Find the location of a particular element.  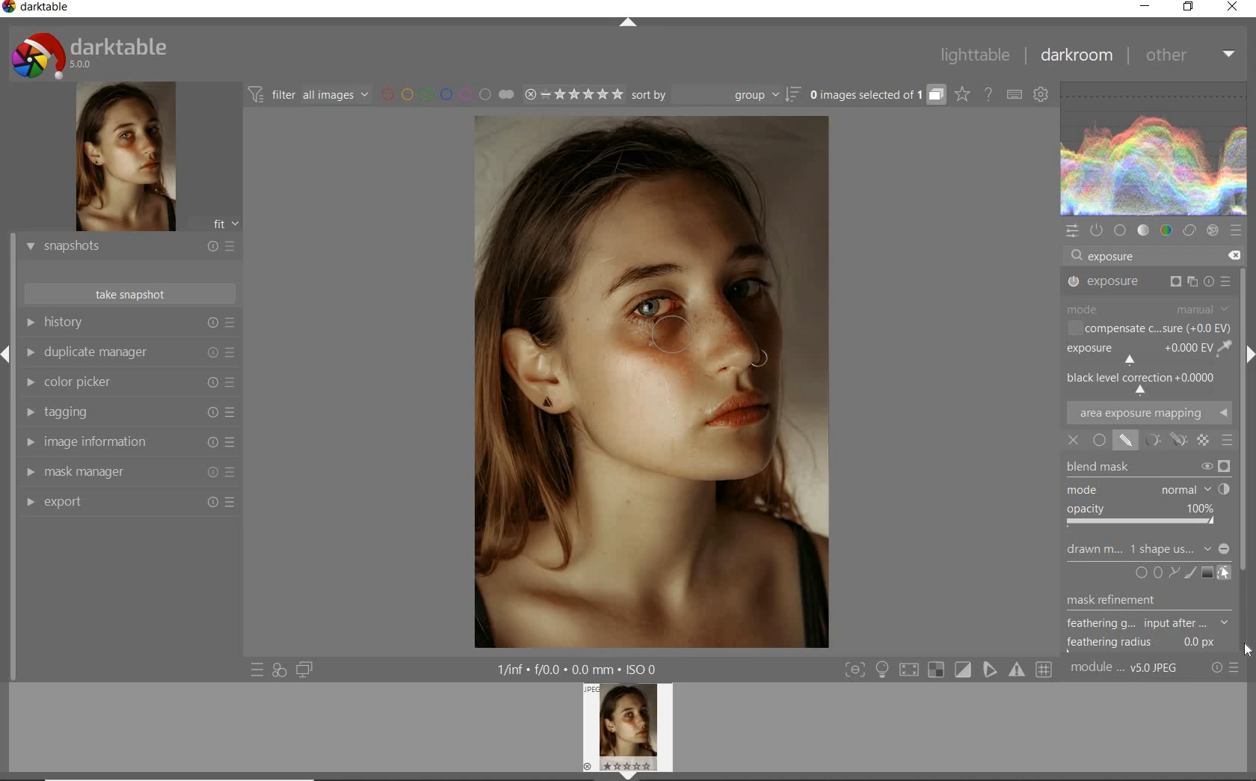

SHOW AND EDIT MASK ELEMENT is located at coordinates (1225, 574).